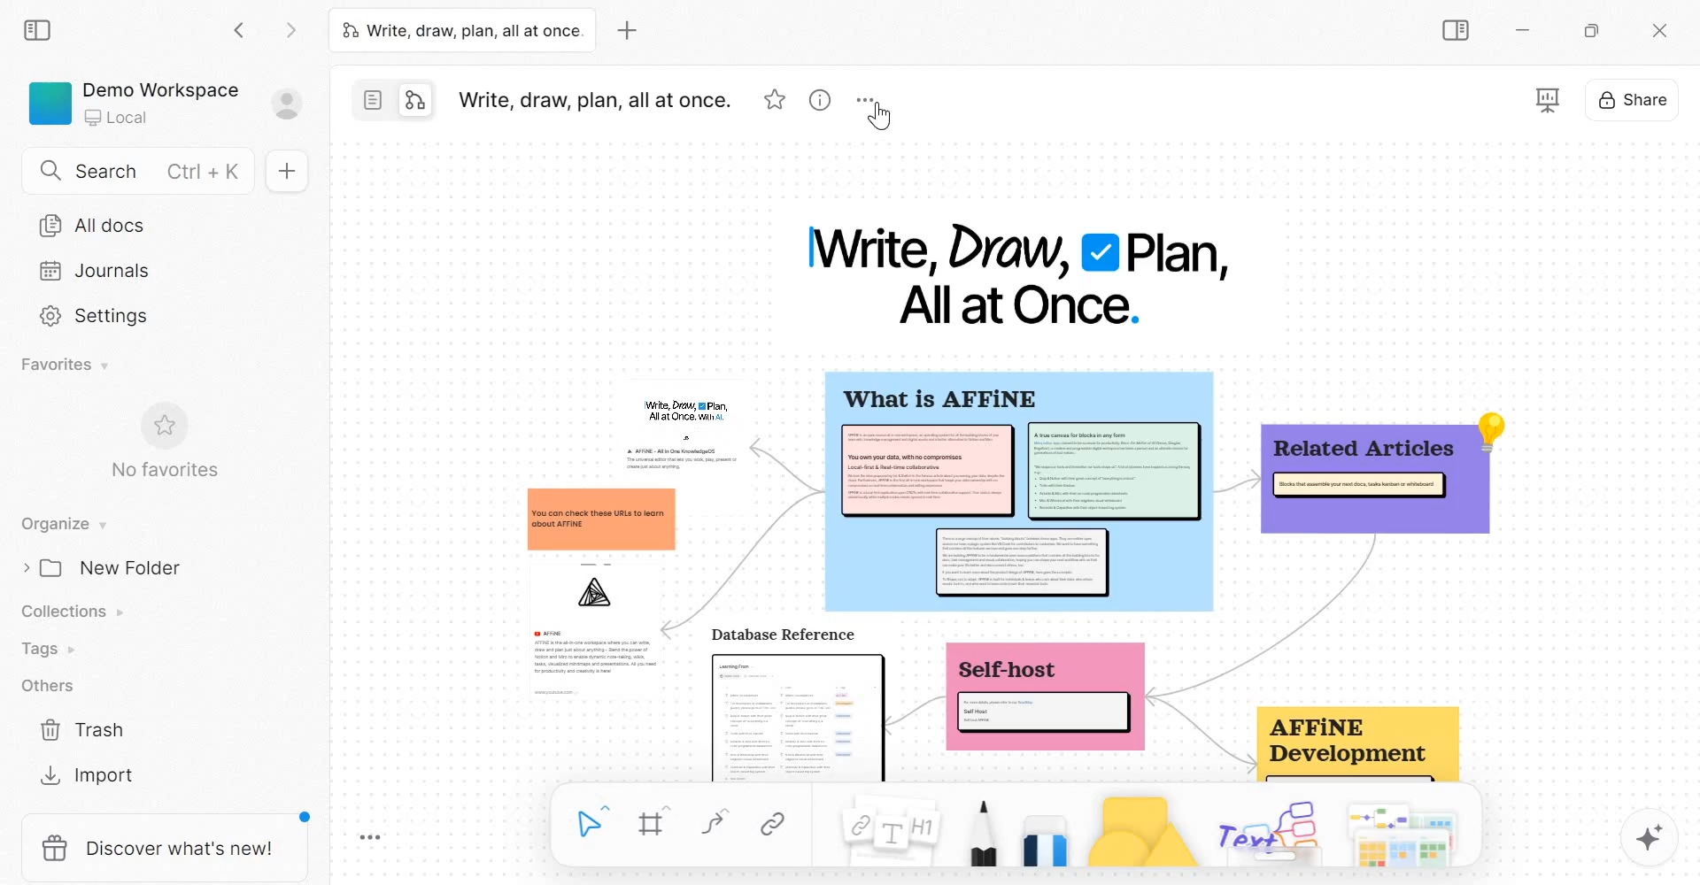 The width and height of the screenshot is (1700, 885). I want to click on c, so click(1665, 31).